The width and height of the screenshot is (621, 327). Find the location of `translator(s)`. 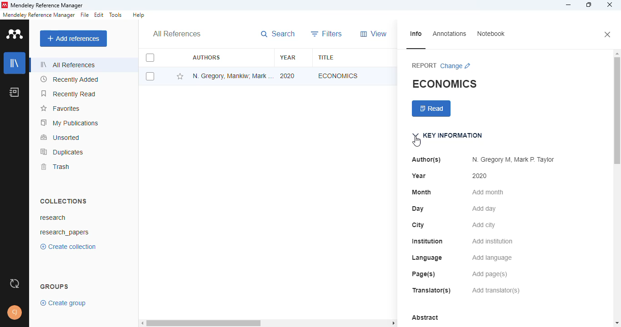

translator(s) is located at coordinates (431, 291).